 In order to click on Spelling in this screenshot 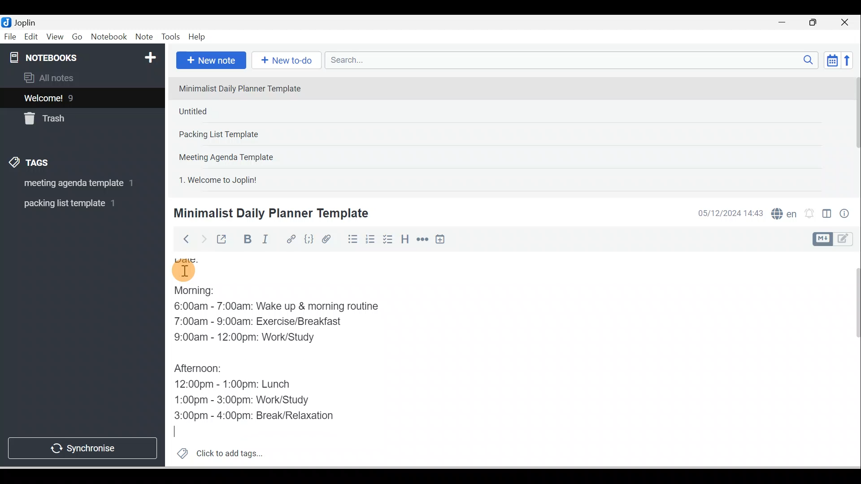, I will do `click(782, 212)`.